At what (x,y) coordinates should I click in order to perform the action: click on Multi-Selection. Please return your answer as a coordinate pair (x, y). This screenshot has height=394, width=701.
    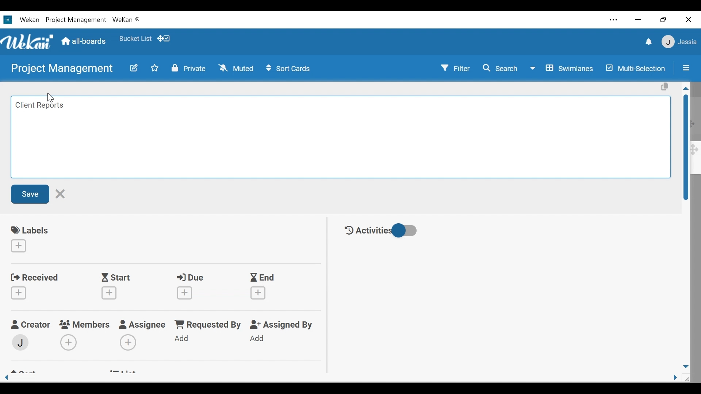
    Looking at the image, I should click on (636, 69).